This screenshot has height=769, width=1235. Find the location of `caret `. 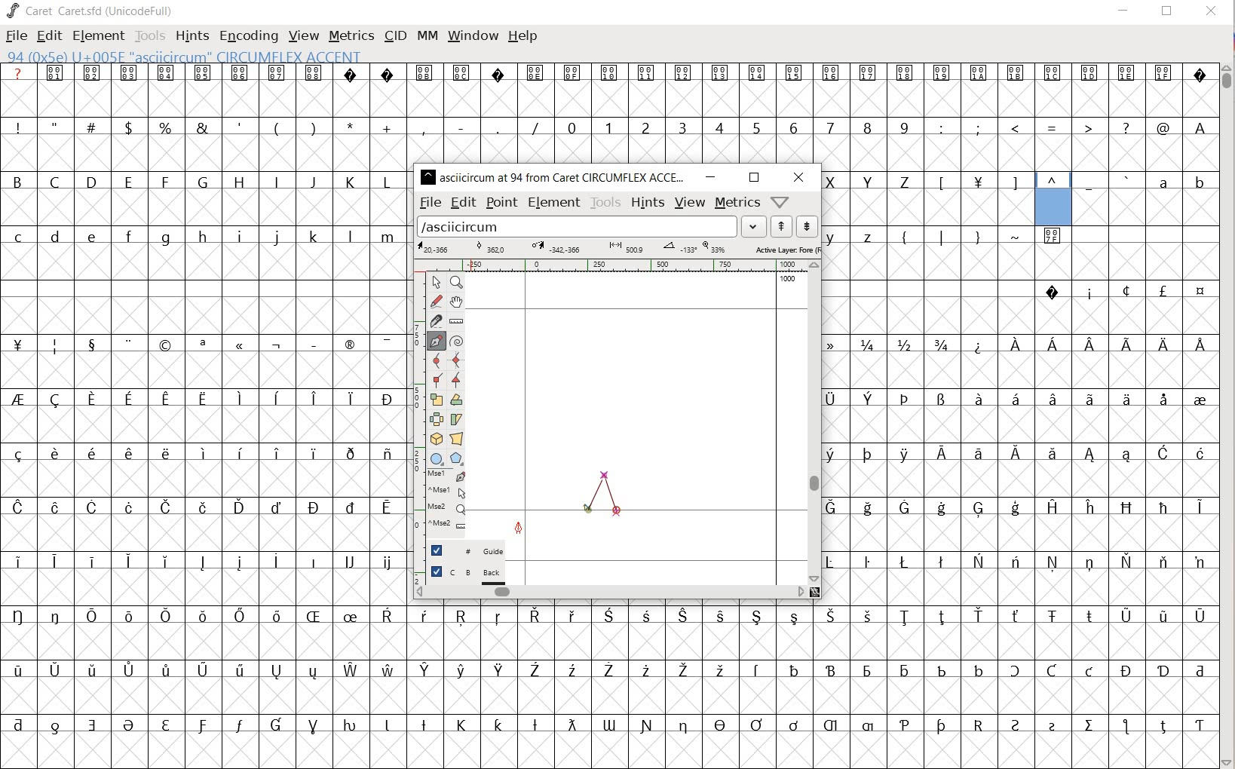

caret  is located at coordinates (598, 495).